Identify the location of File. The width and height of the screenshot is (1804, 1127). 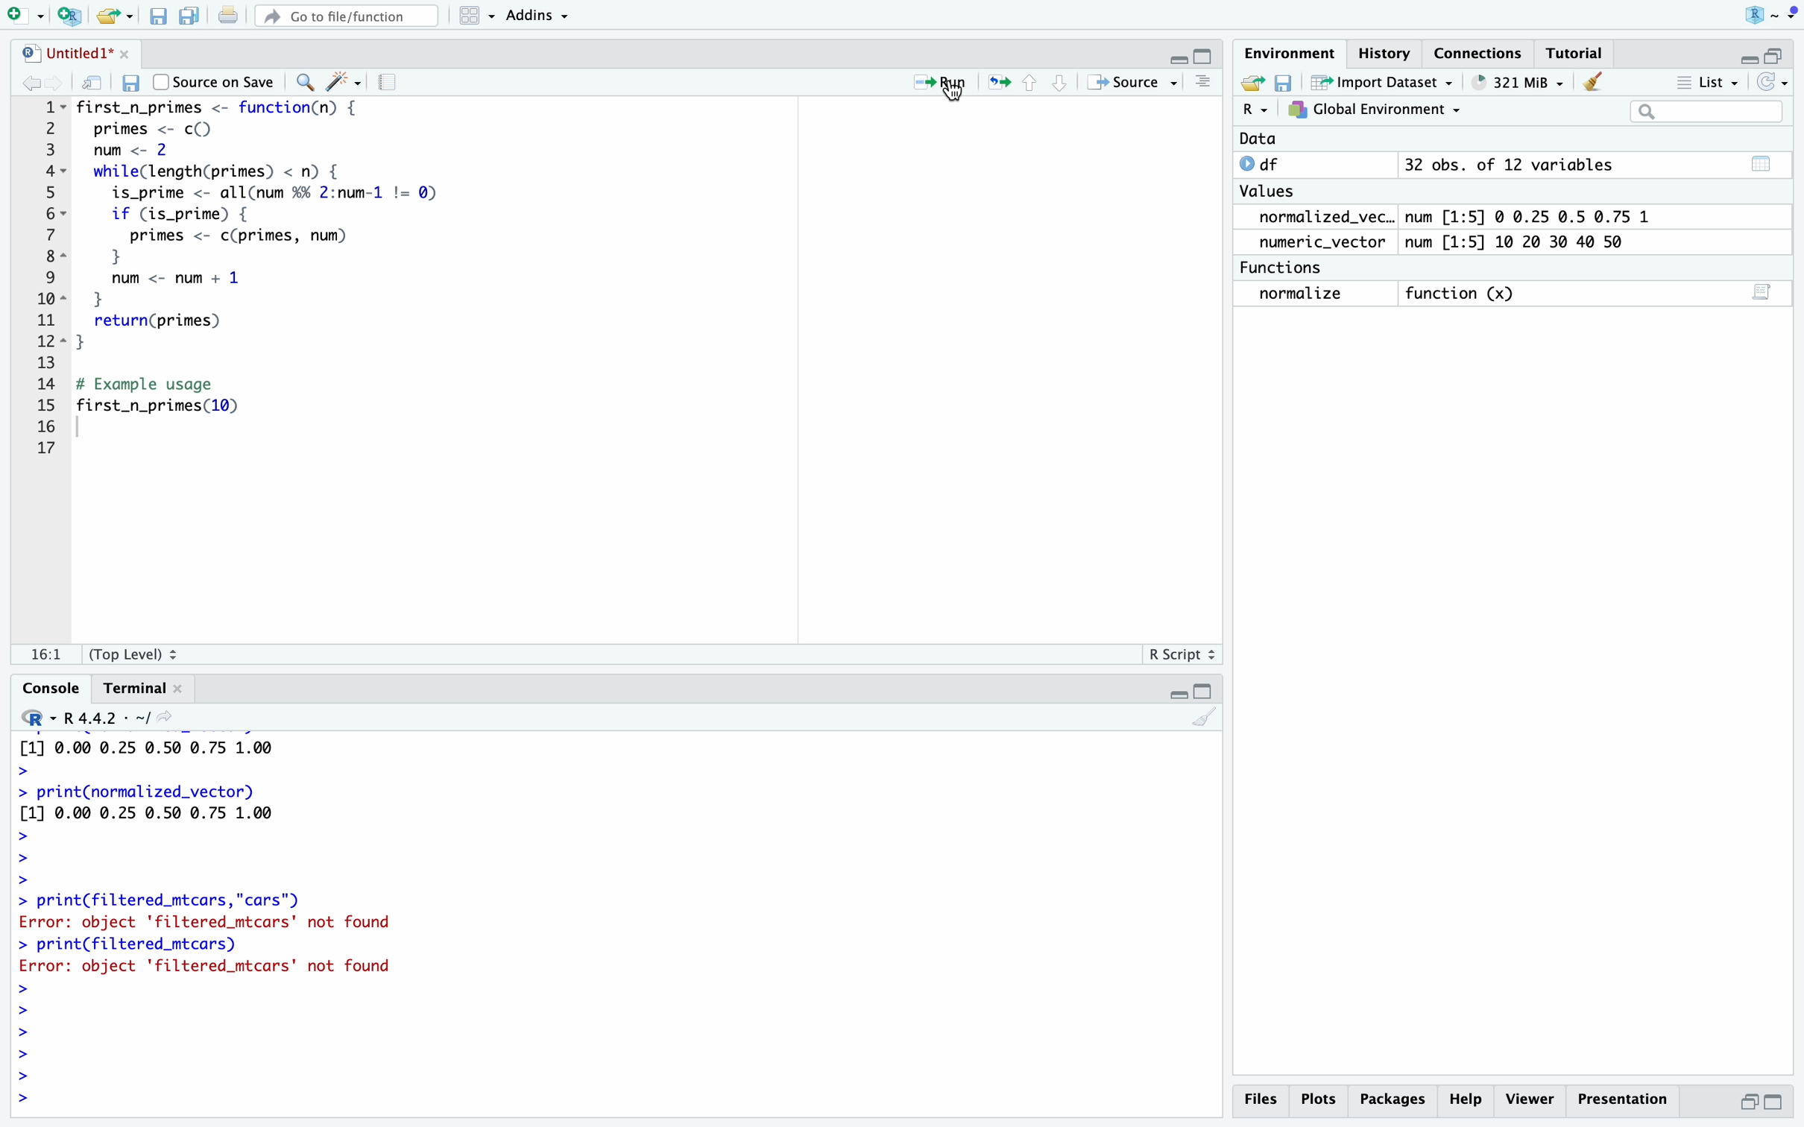
(154, 17).